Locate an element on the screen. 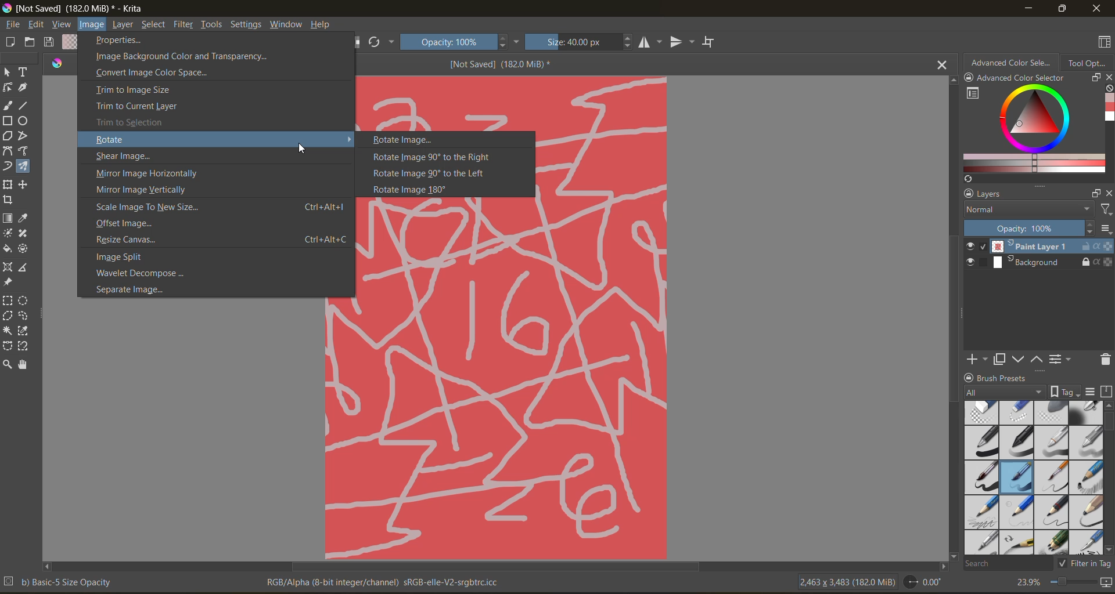 Image resolution: width=1115 pixels, height=594 pixels. trim to current layer is located at coordinates (137, 107).